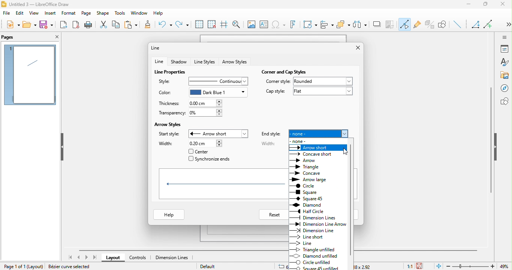  I want to click on none, so click(320, 133).